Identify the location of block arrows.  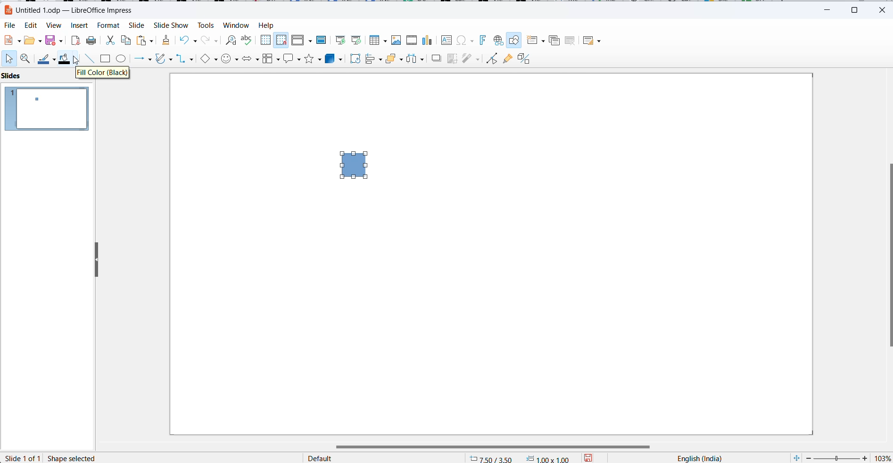
(250, 59).